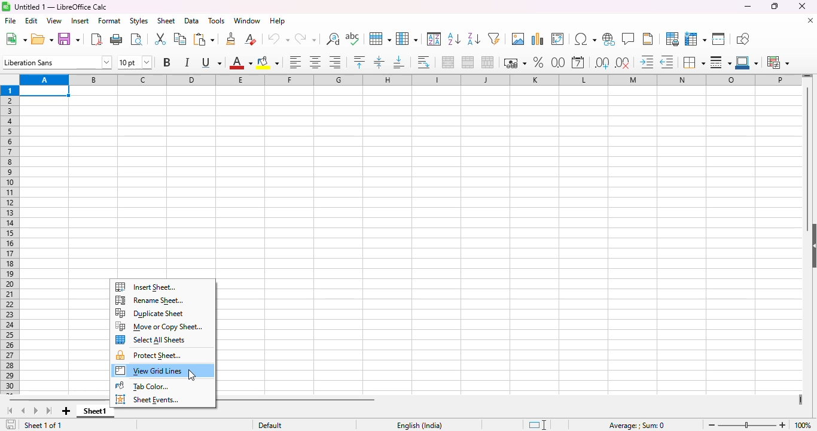 This screenshot has width=817, height=431. Describe the element at coordinates (694, 62) in the screenshot. I see `borders` at that location.